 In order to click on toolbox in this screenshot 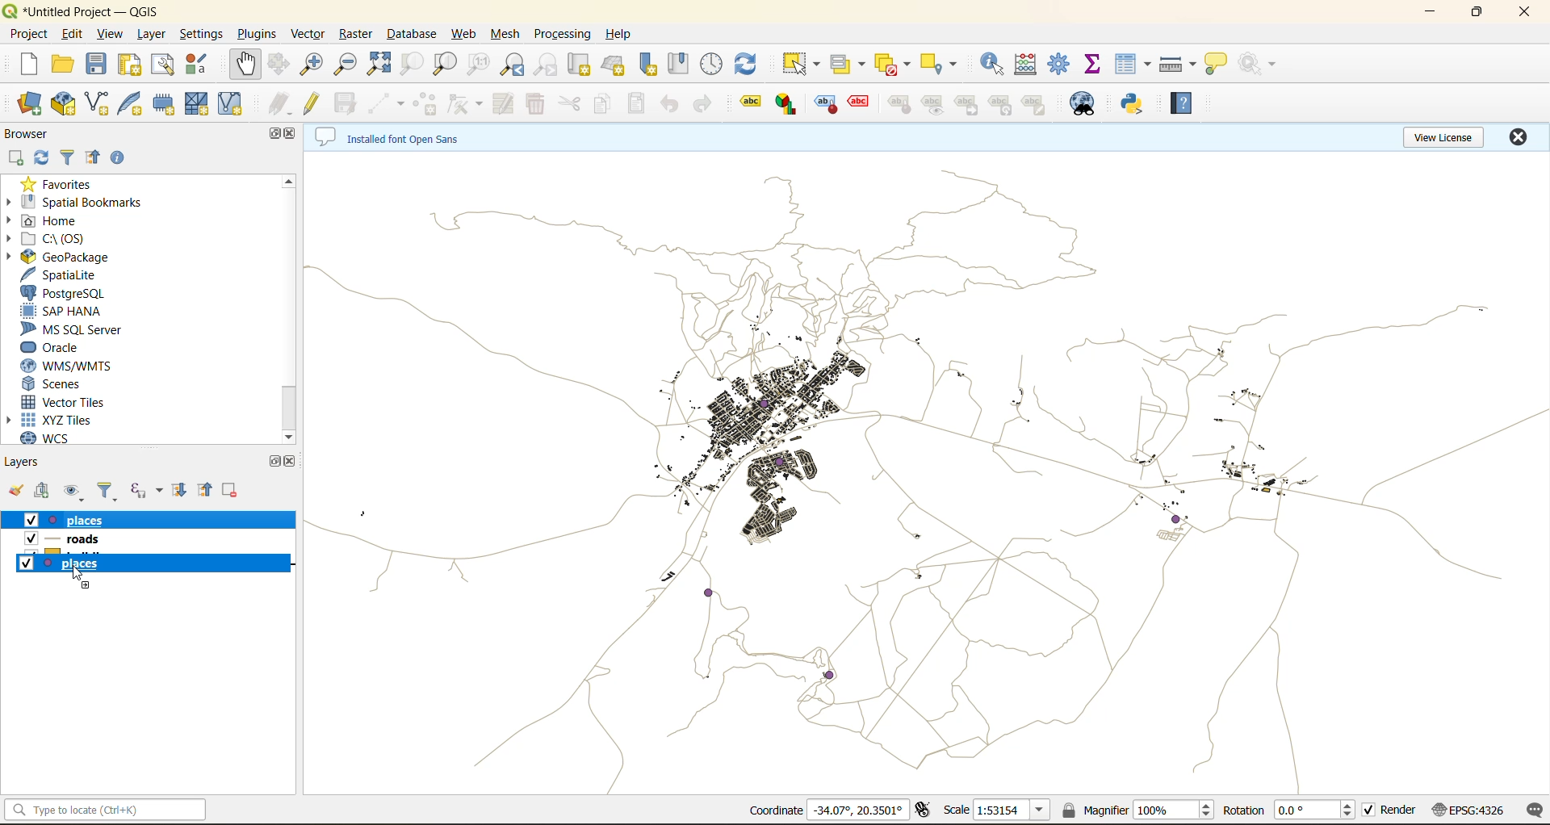, I will do `click(1062, 65)`.